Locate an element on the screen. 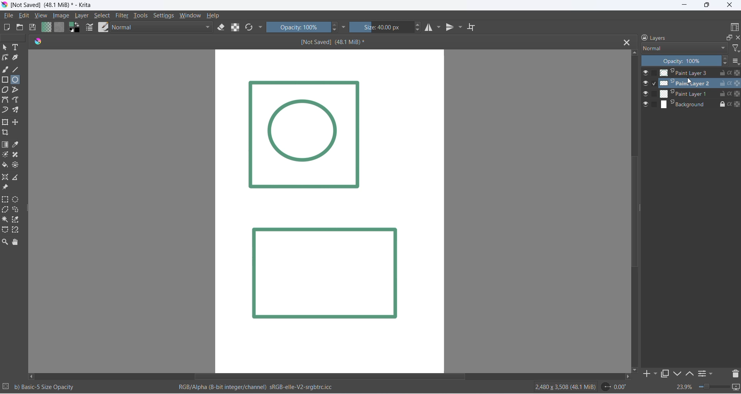  measure distance between two points is located at coordinates (17, 177).